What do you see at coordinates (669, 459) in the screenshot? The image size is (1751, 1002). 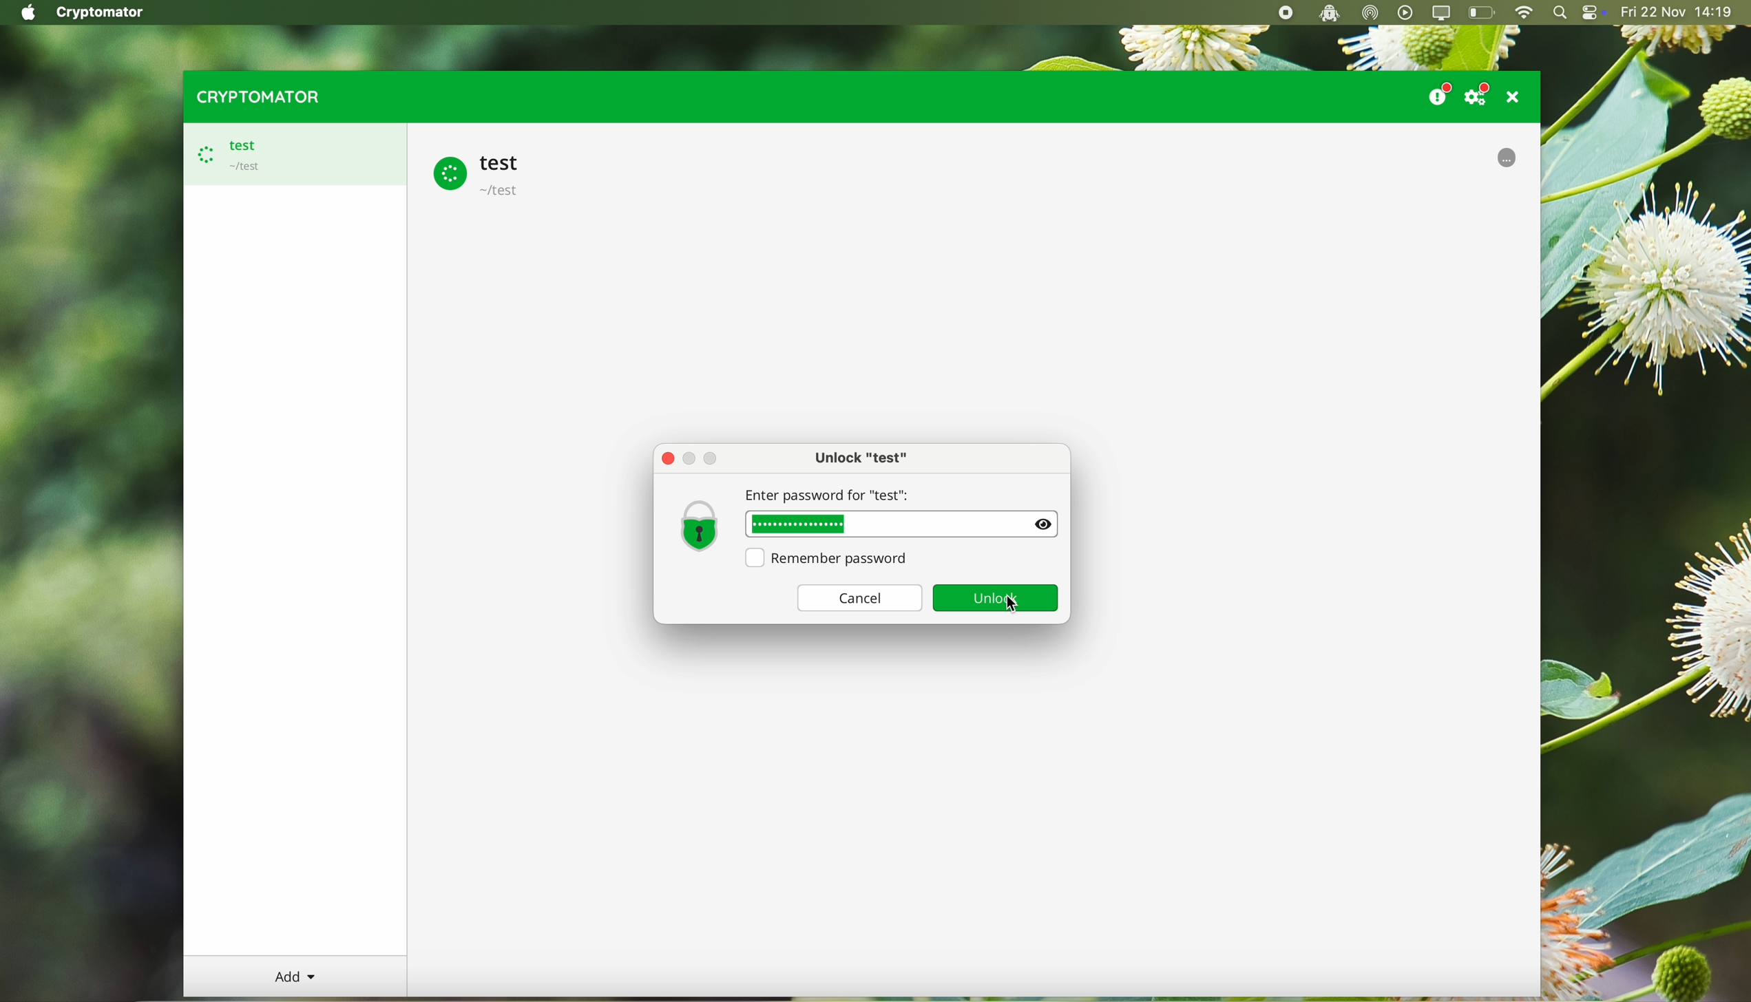 I see `close pop-up` at bounding box center [669, 459].